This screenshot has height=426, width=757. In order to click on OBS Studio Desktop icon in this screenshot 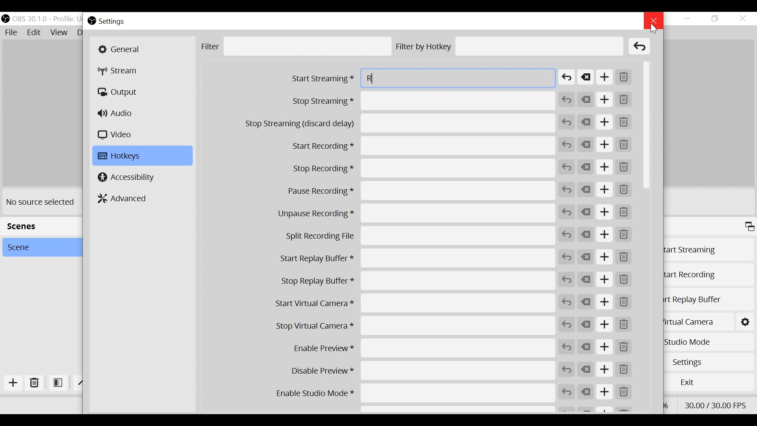, I will do `click(92, 21)`.